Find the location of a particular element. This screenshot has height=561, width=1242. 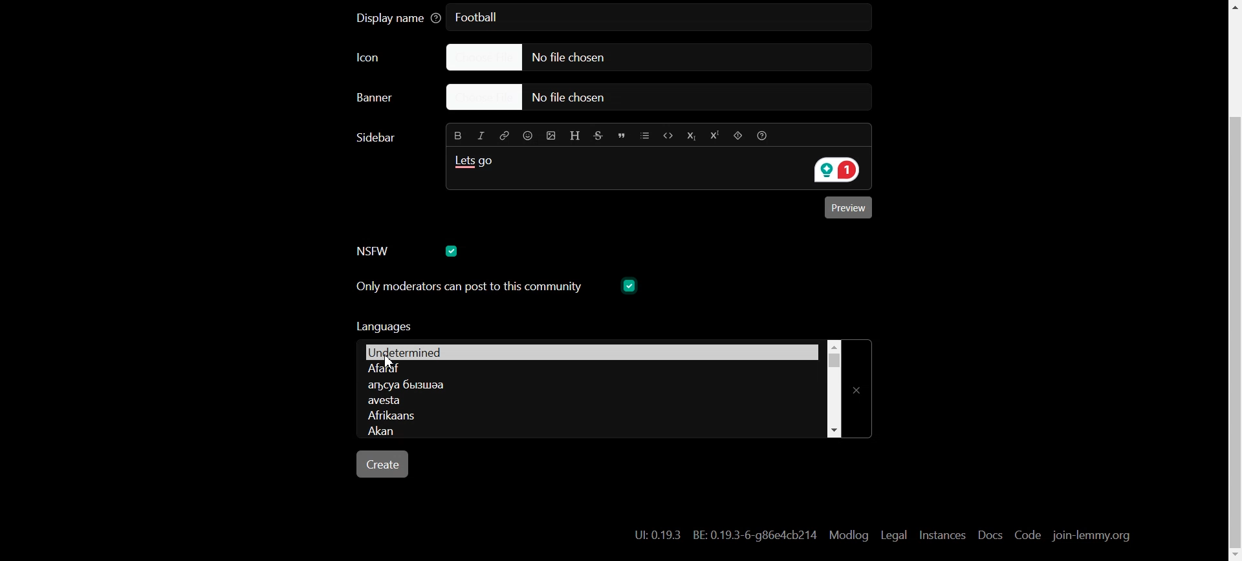

Emoji is located at coordinates (527, 136).